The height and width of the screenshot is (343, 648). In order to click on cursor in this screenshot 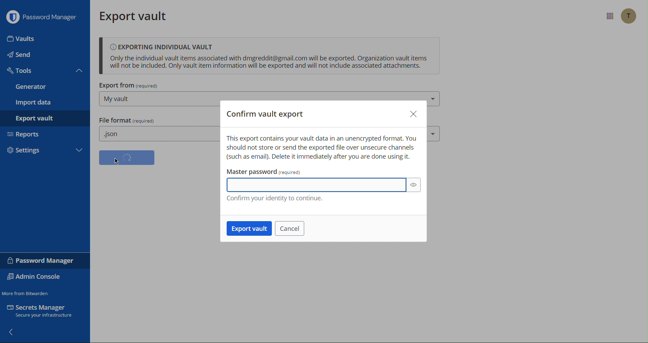, I will do `click(117, 161)`.